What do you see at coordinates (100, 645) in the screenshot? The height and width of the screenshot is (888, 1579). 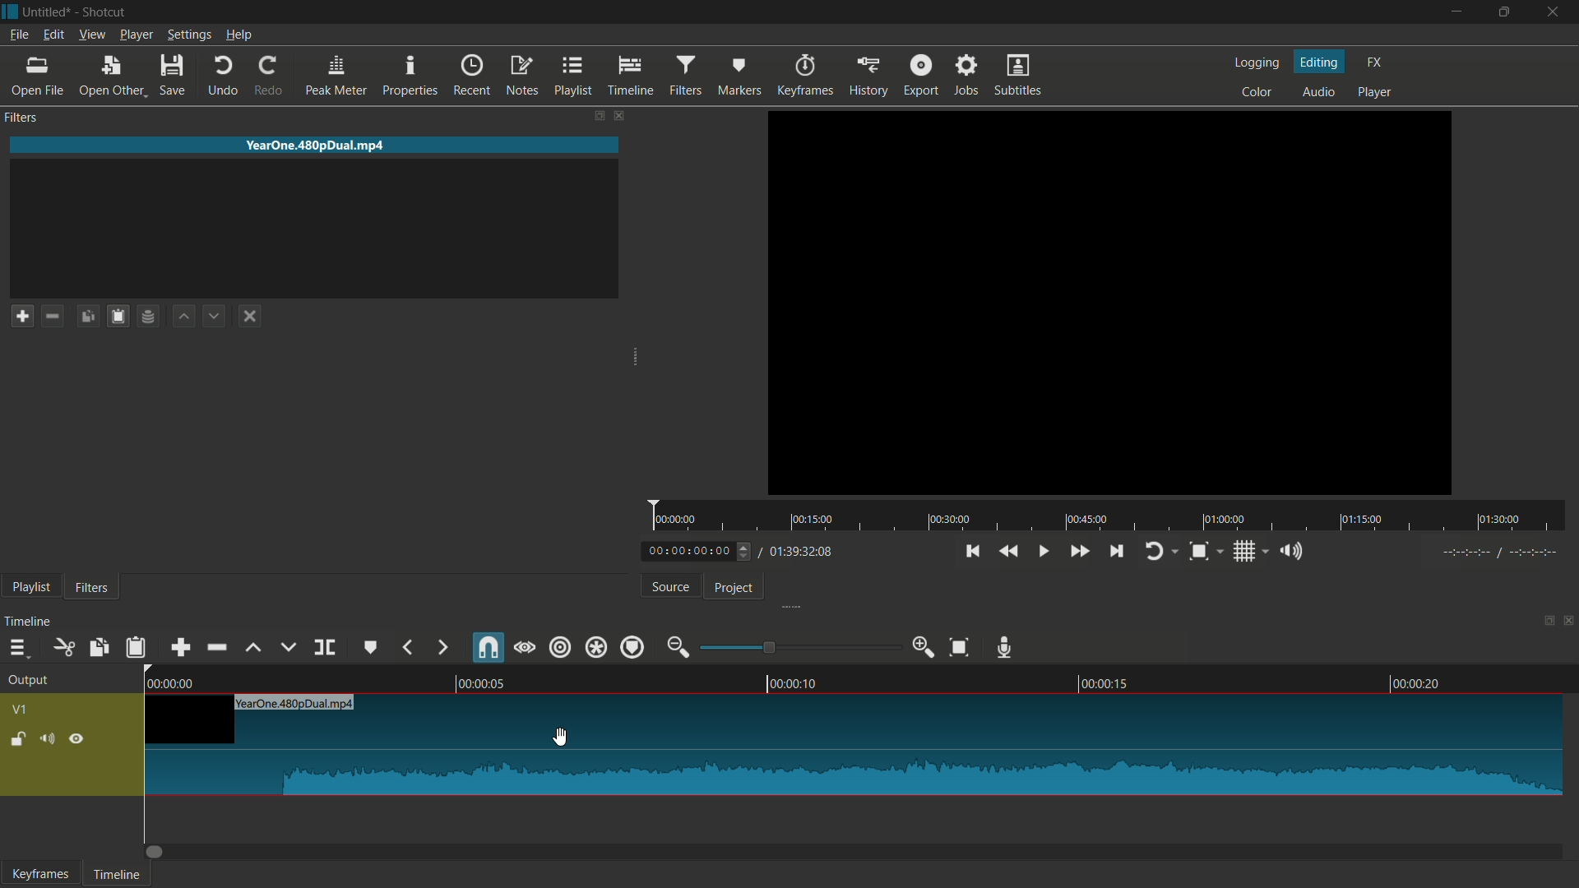 I see `copy` at bounding box center [100, 645].